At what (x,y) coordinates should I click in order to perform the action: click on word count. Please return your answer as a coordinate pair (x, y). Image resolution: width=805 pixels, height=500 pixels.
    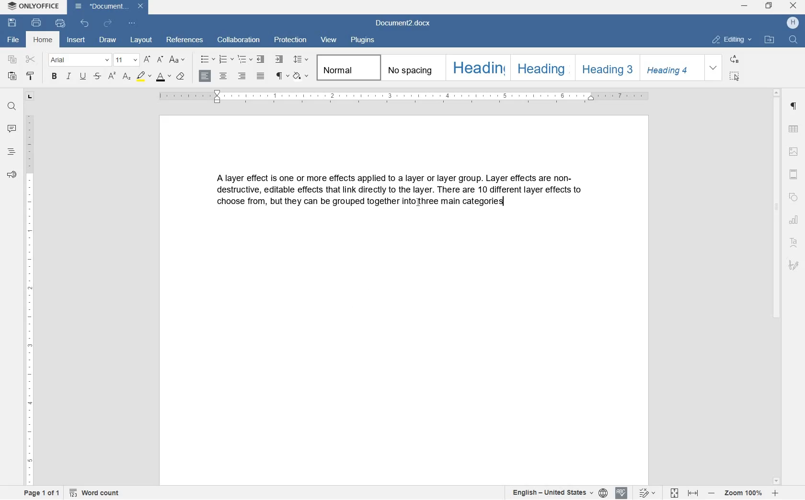
    Looking at the image, I should click on (95, 493).